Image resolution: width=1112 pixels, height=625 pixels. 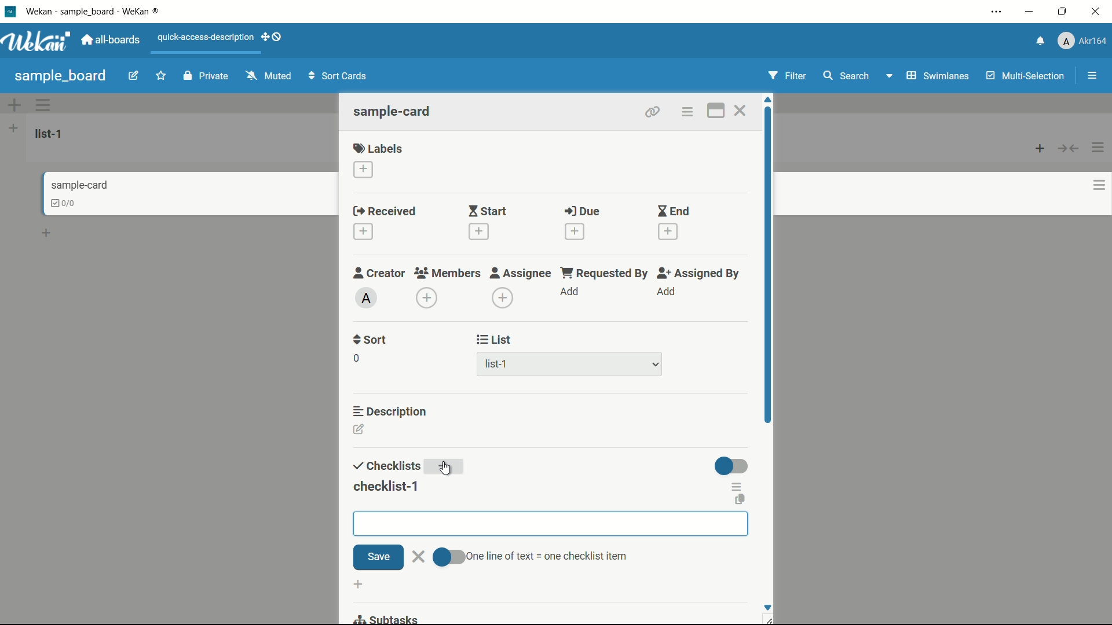 I want to click on settings and more, so click(x=998, y=13).